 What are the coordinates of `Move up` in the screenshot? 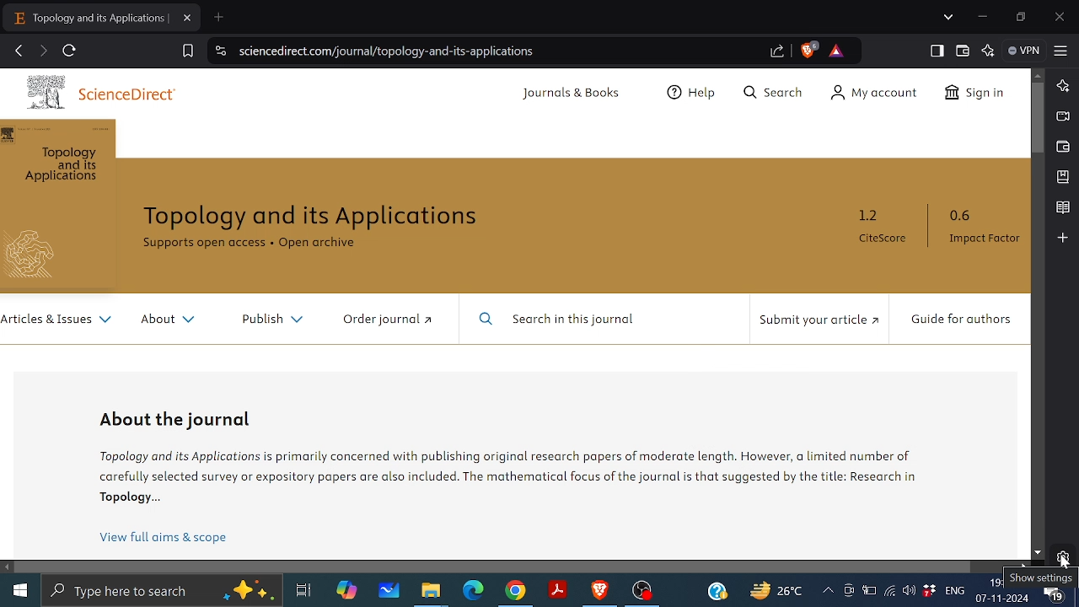 It's located at (1039, 74).